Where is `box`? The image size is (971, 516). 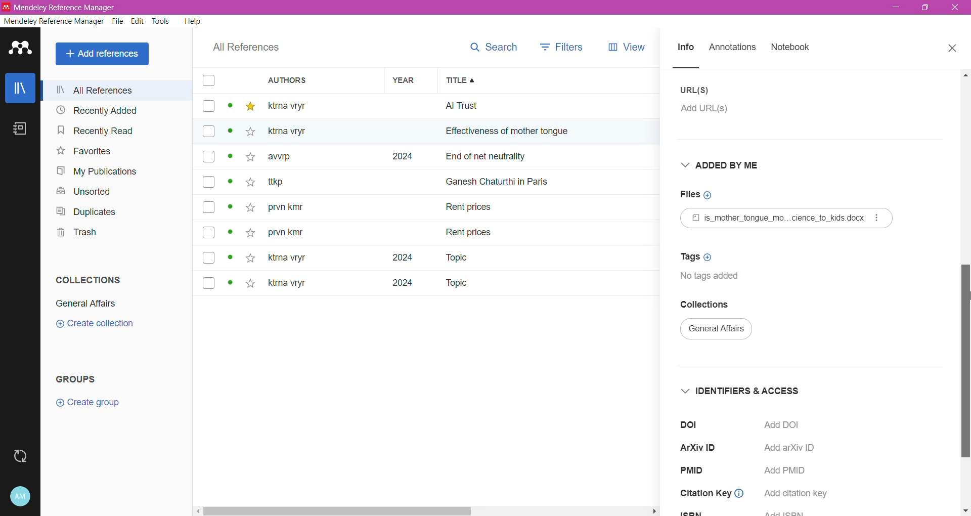 box is located at coordinates (208, 182).